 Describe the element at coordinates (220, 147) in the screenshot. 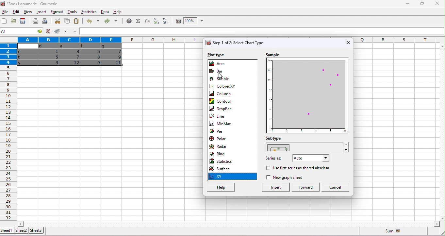

I see `radar` at that location.